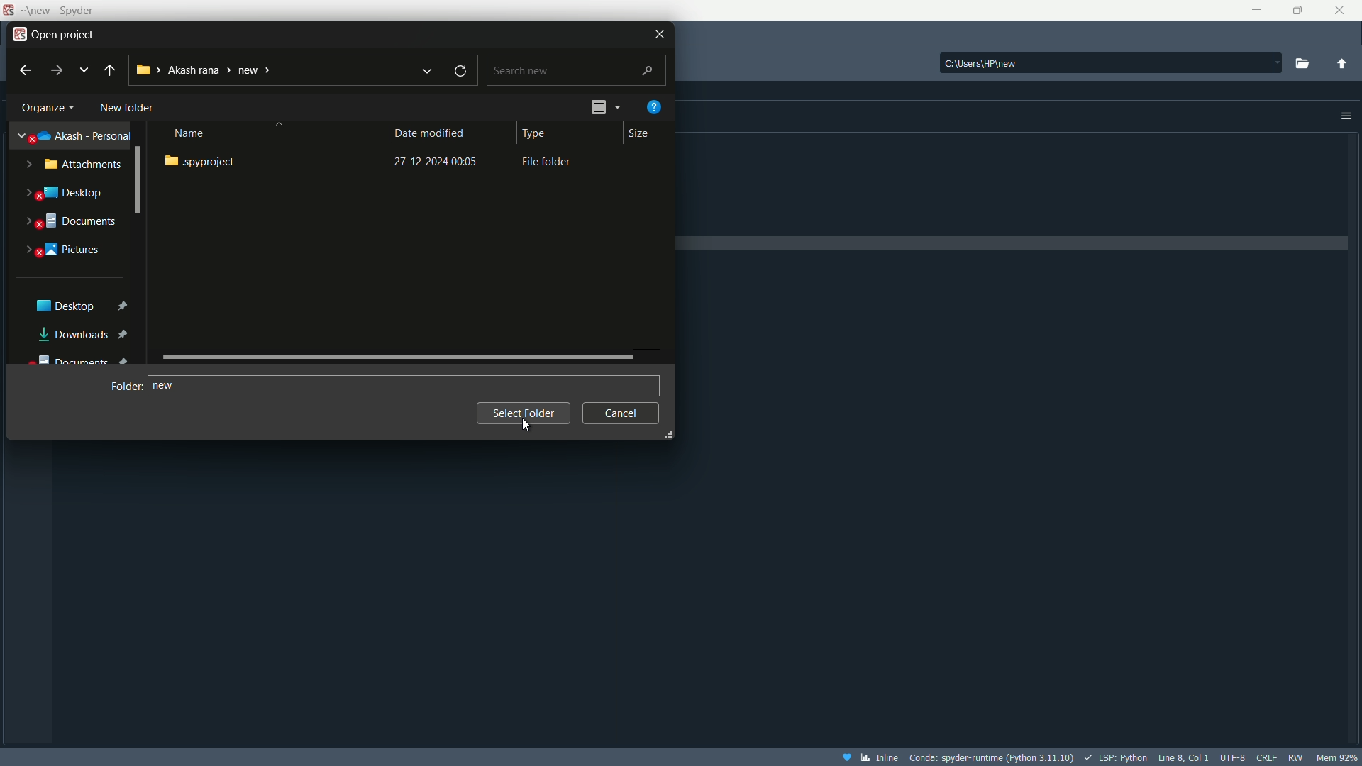 The image size is (1362, 766). I want to click on current directory, so click(208, 69).